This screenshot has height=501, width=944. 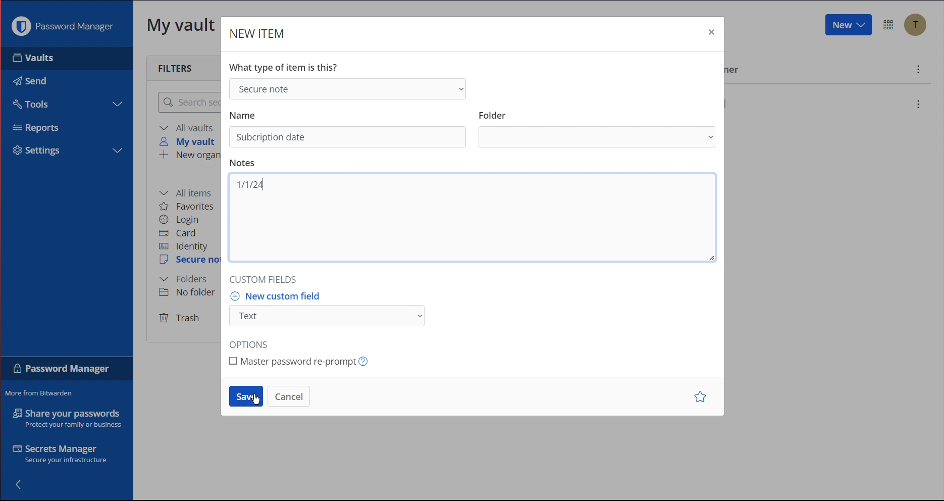 What do you see at coordinates (183, 279) in the screenshot?
I see `Folders` at bounding box center [183, 279].